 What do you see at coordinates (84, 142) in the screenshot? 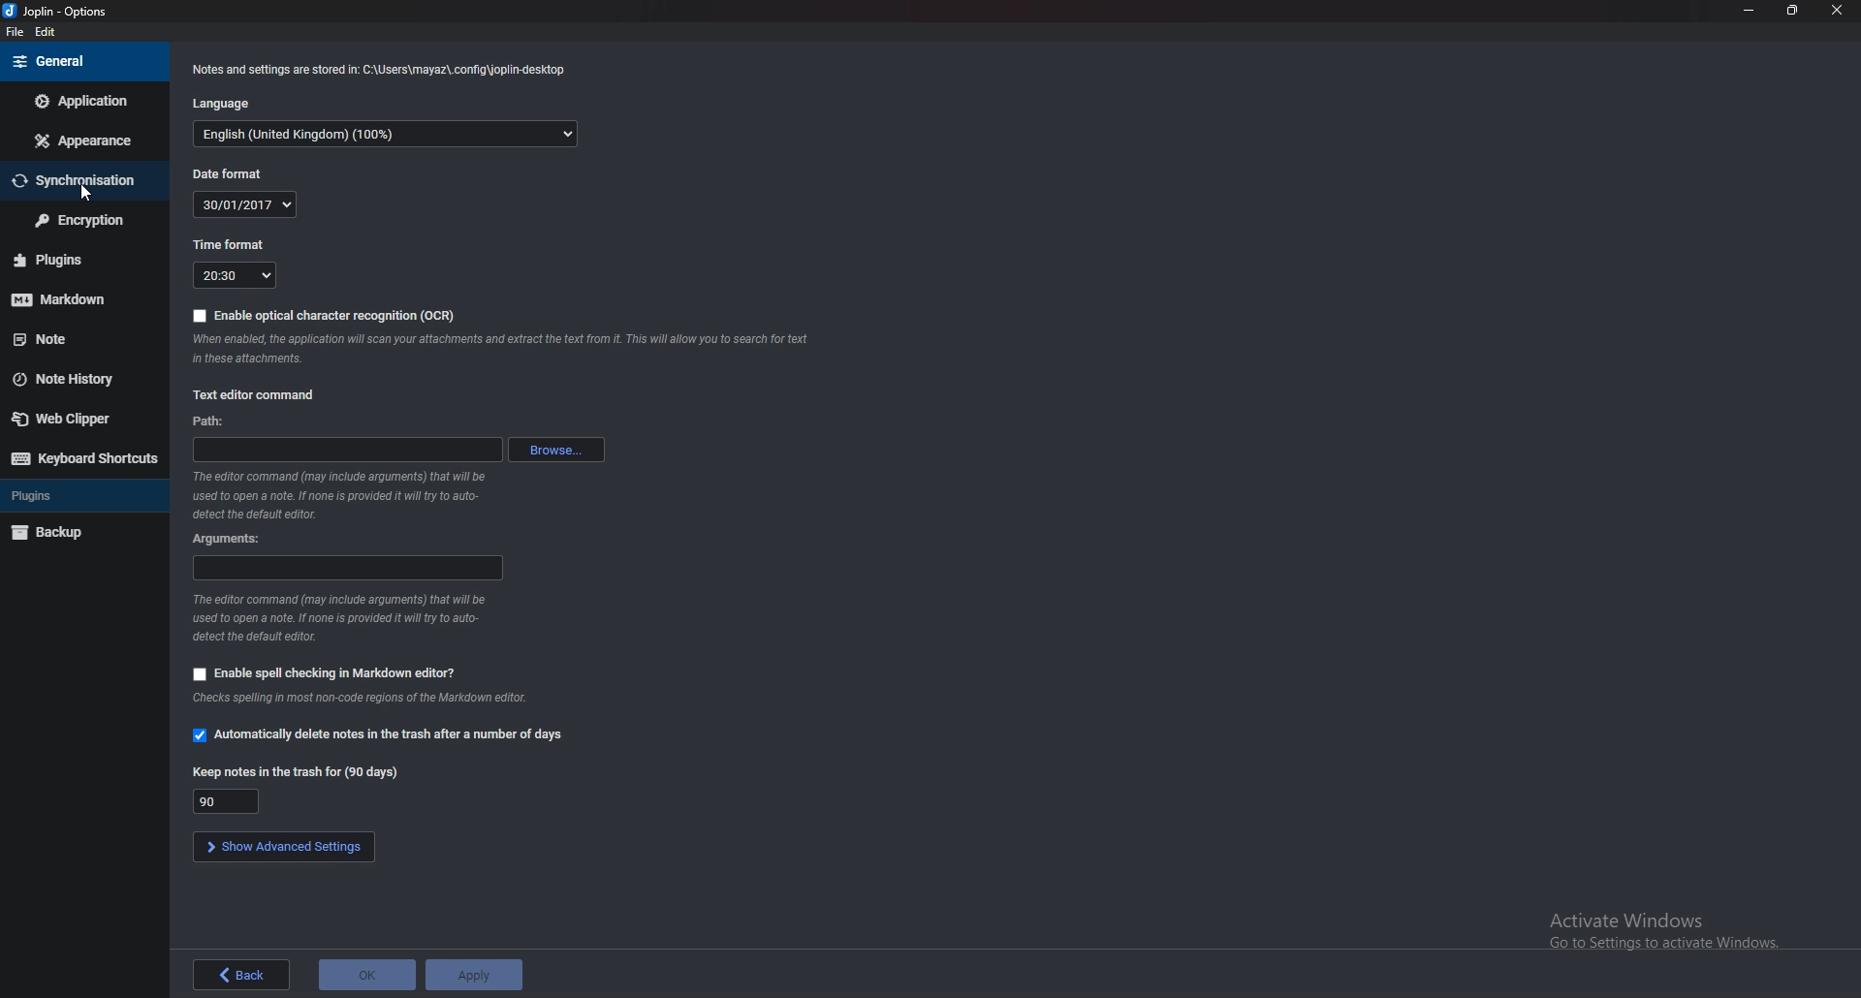
I see `appearance` at bounding box center [84, 142].